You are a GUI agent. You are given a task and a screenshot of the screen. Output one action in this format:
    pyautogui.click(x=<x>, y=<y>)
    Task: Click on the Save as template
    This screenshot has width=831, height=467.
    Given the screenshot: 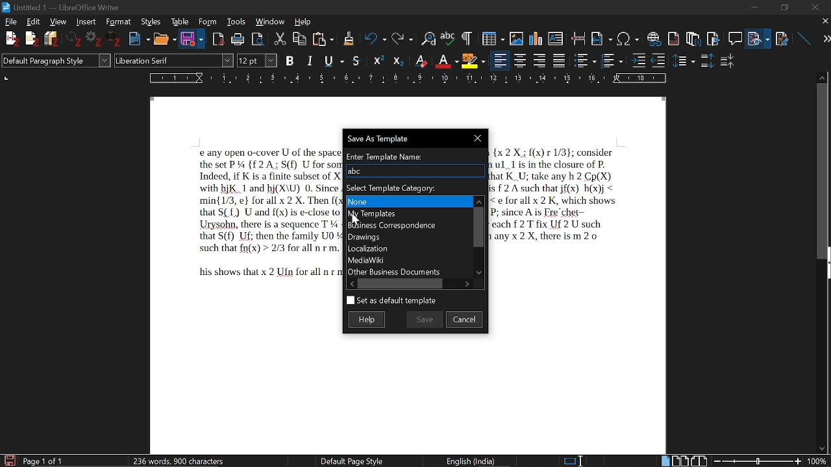 What is the action you would take?
    pyautogui.click(x=412, y=138)
    